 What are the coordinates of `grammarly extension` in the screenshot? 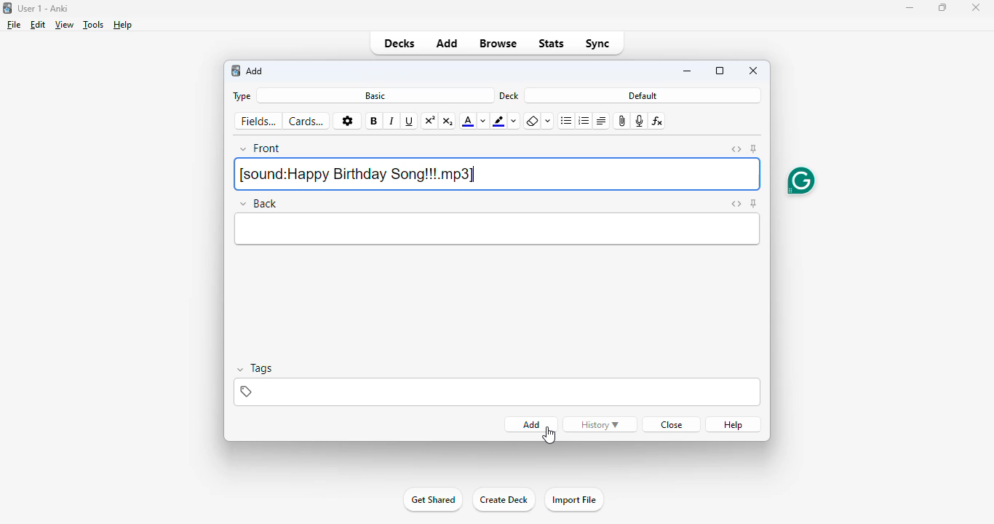 It's located at (800, 180).